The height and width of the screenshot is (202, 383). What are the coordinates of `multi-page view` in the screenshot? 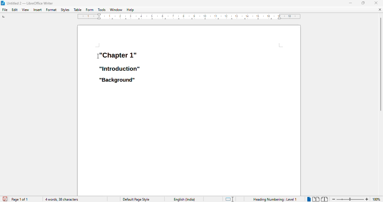 It's located at (315, 199).